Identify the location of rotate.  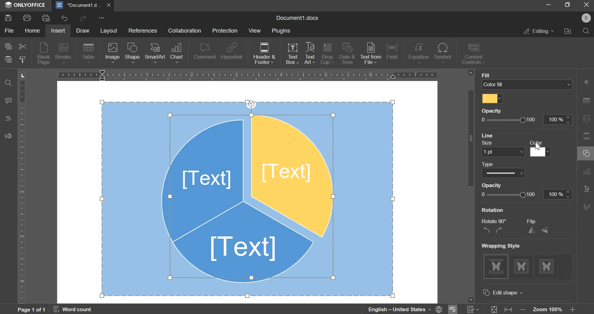
(492, 230).